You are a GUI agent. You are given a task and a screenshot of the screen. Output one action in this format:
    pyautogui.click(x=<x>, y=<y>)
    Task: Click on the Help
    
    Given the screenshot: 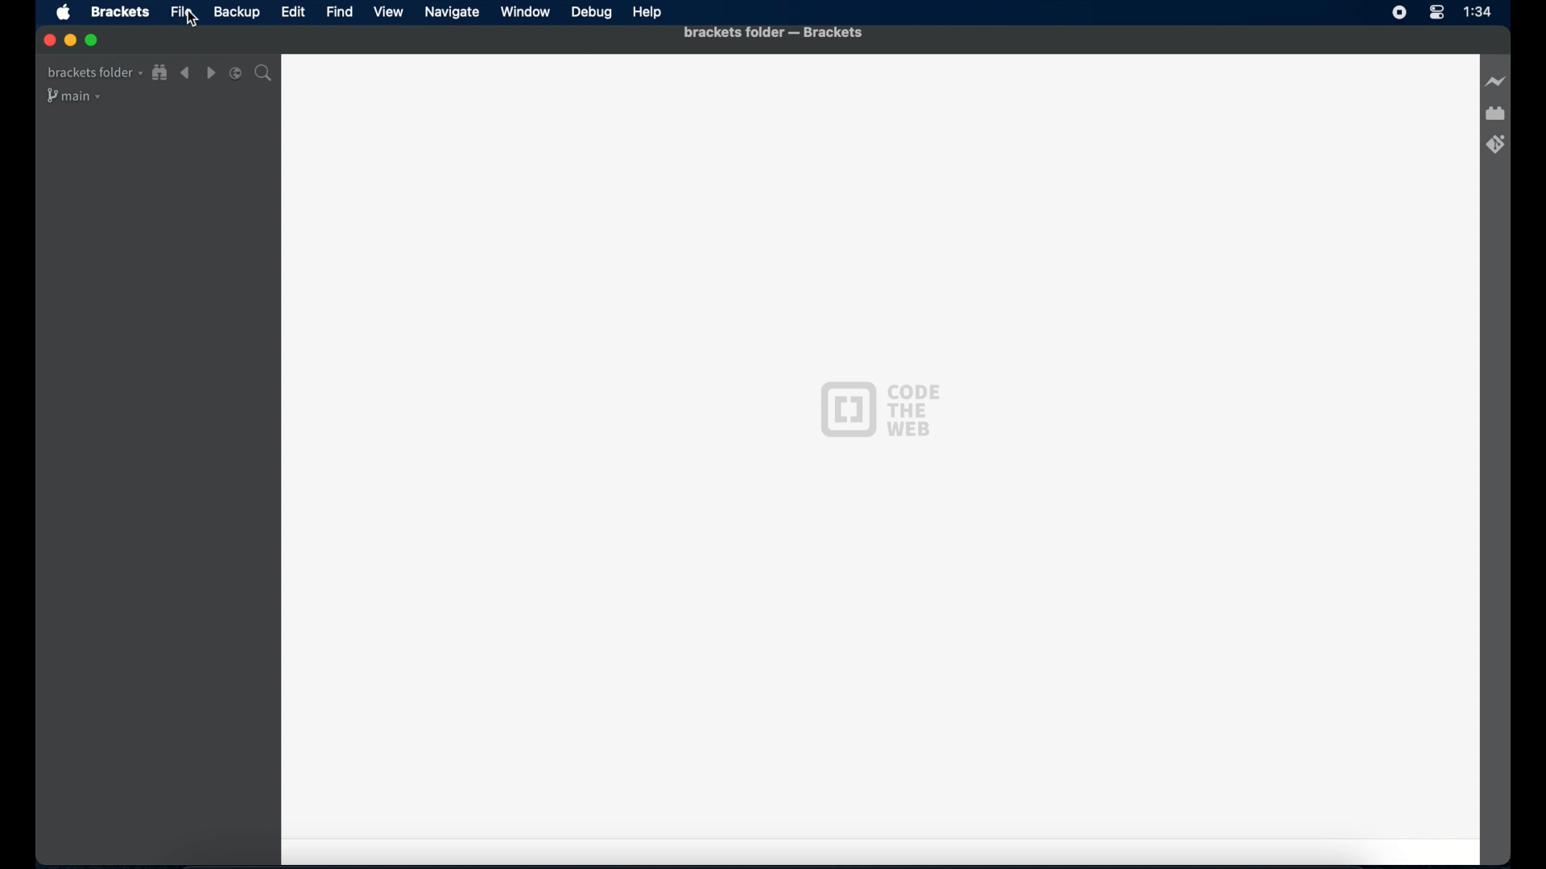 What is the action you would take?
    pyautogui.click(x=648, y=14)
    